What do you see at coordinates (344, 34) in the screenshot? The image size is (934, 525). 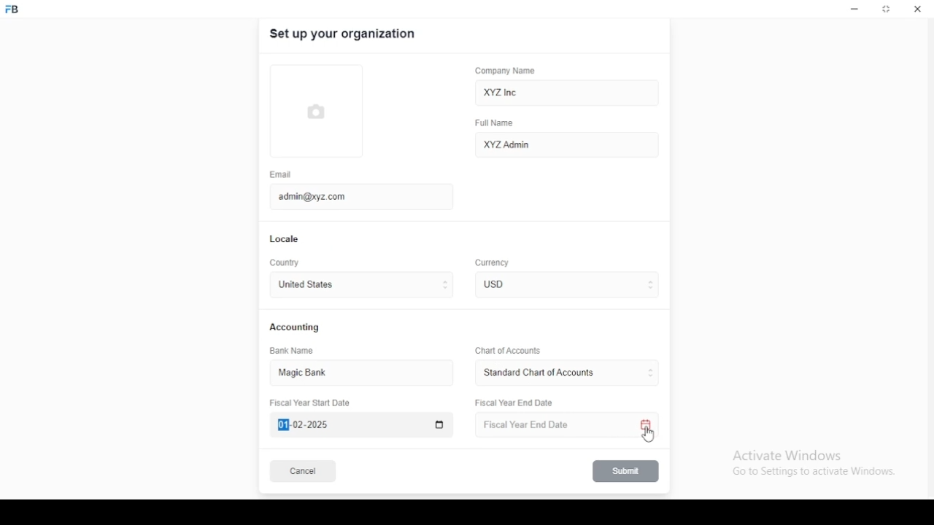 I see `set up your organization` at bounding box center [344, 34].